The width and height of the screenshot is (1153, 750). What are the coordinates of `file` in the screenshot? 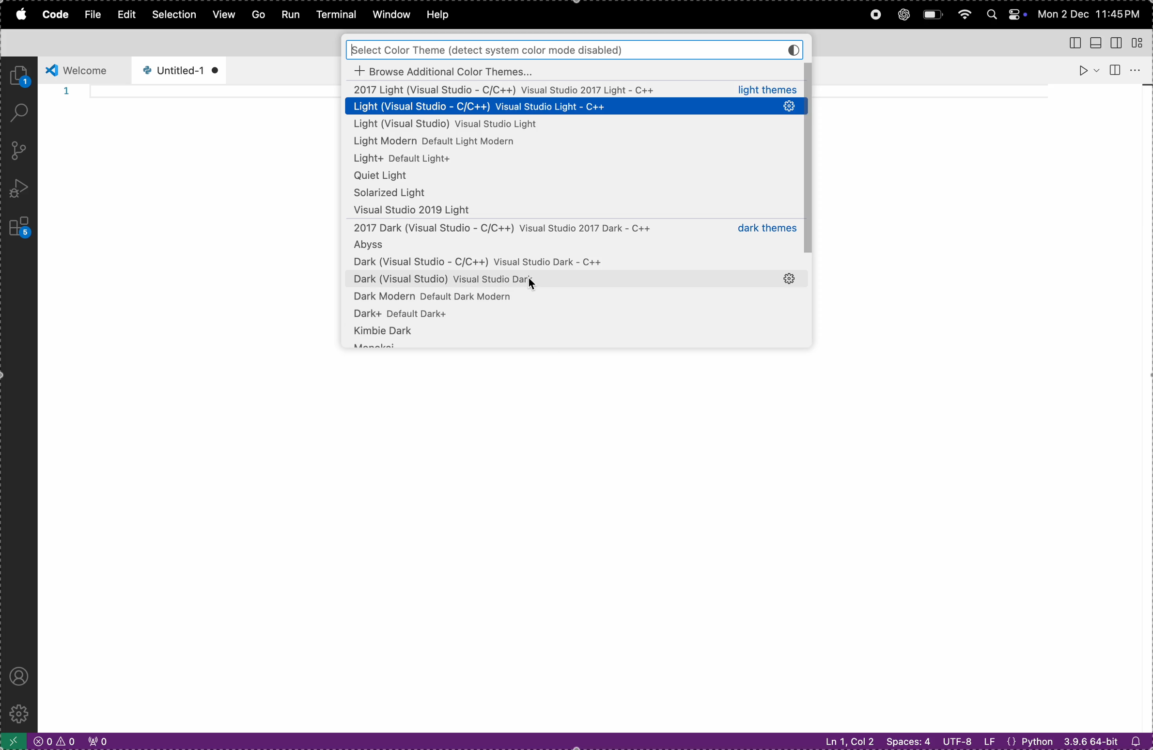 It's located at (88, 15).